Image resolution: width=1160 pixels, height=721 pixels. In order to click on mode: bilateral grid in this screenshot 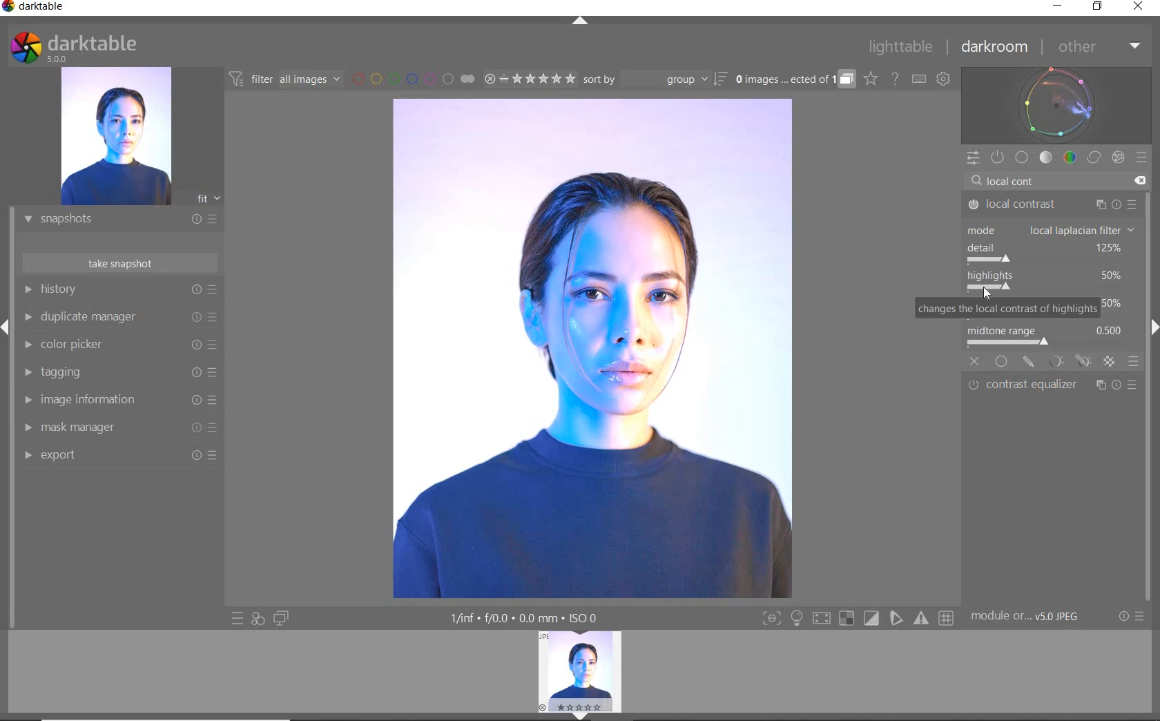, I will do `click(1045, 230)`.